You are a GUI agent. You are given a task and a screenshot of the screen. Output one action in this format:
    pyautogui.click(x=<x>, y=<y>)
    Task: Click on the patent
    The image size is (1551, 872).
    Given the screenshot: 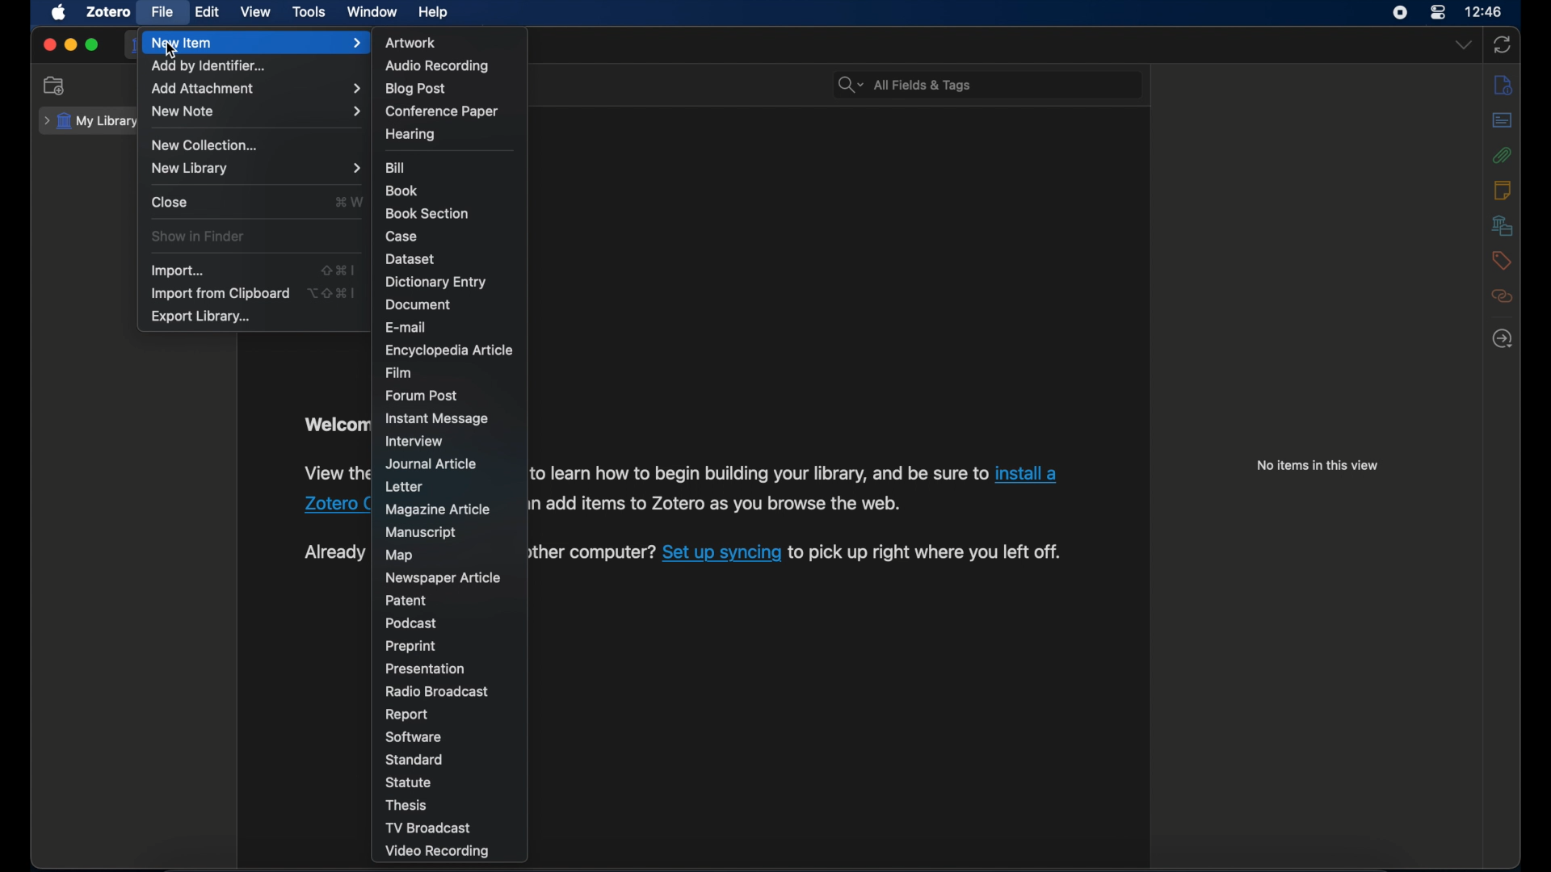 What is the action you would take?
    pyautogui.click(x=408, y=600)
    